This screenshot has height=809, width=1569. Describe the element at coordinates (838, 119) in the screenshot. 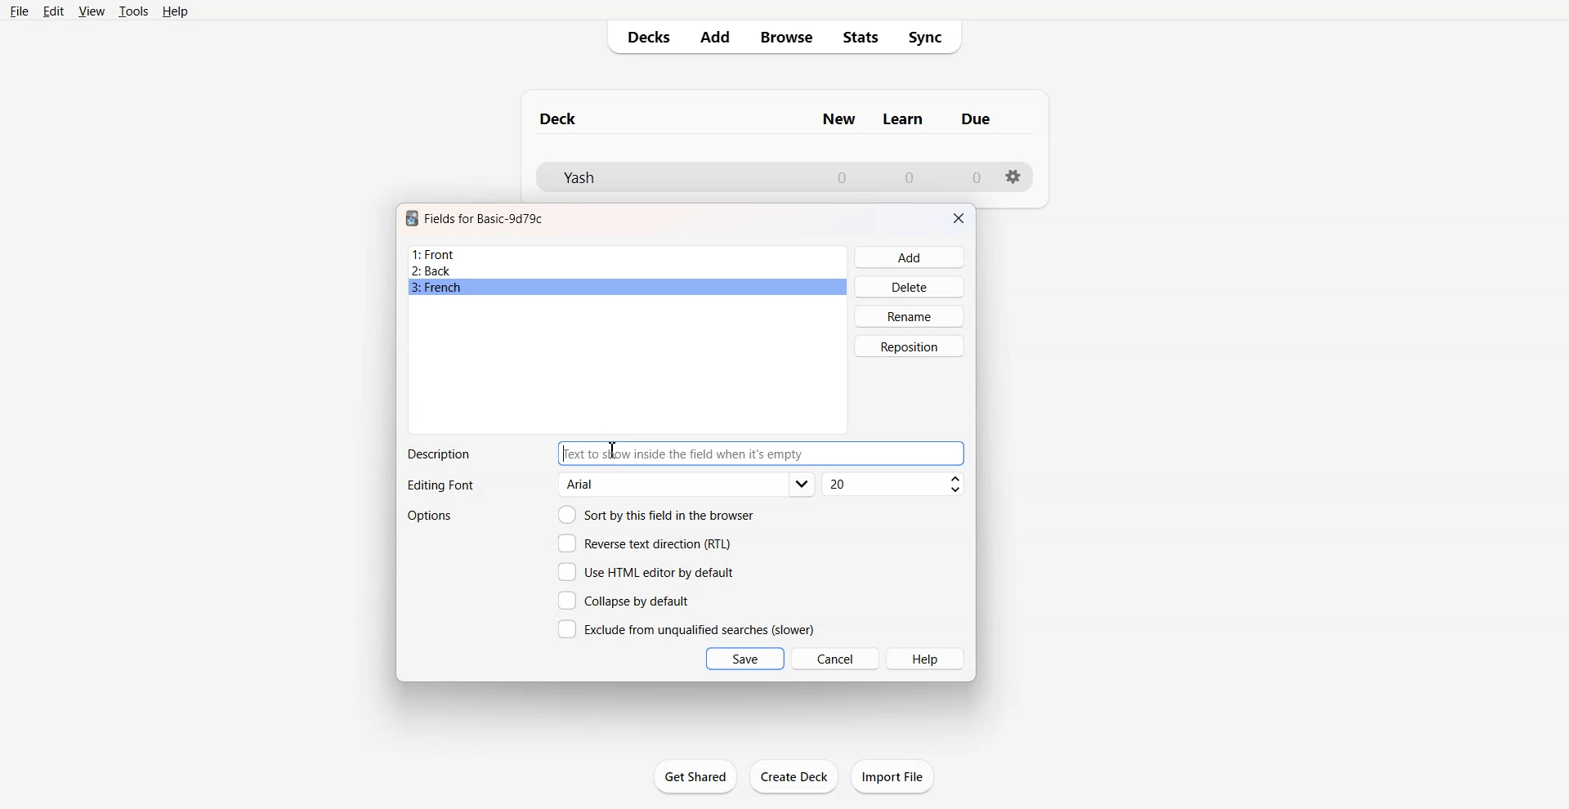

I see `Column name` at that location.